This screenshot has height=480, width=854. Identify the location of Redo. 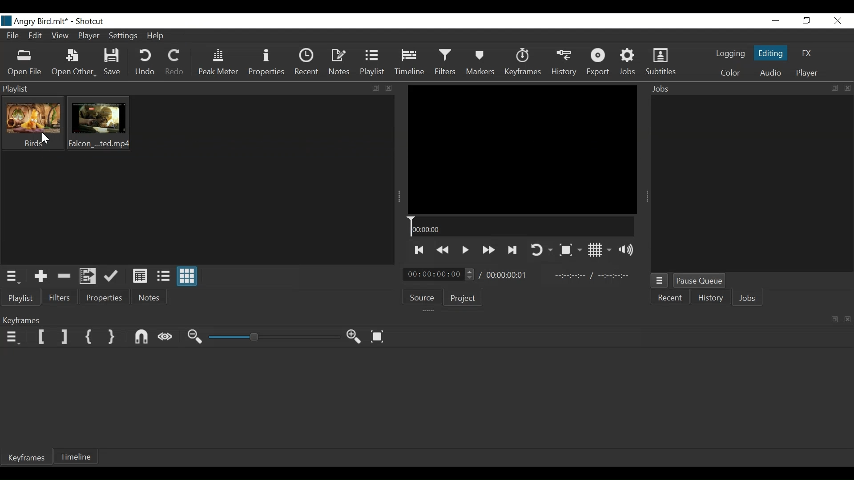
(175, 63).